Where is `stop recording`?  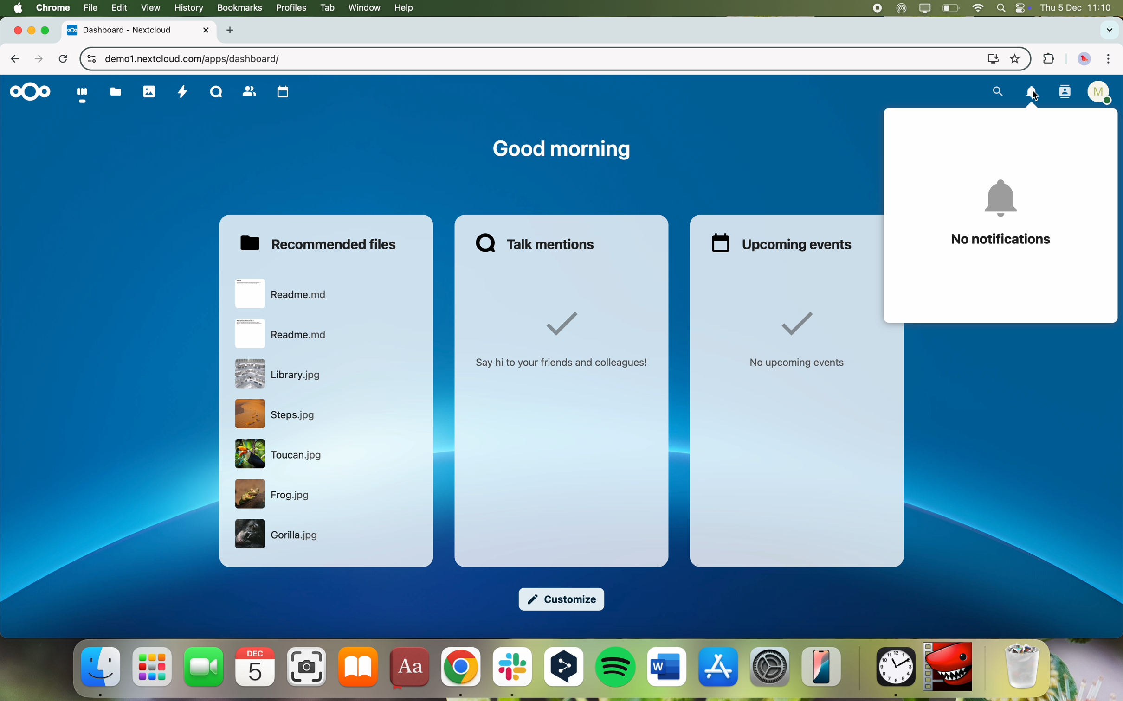
stop recording is located at coordinates (870, 8).